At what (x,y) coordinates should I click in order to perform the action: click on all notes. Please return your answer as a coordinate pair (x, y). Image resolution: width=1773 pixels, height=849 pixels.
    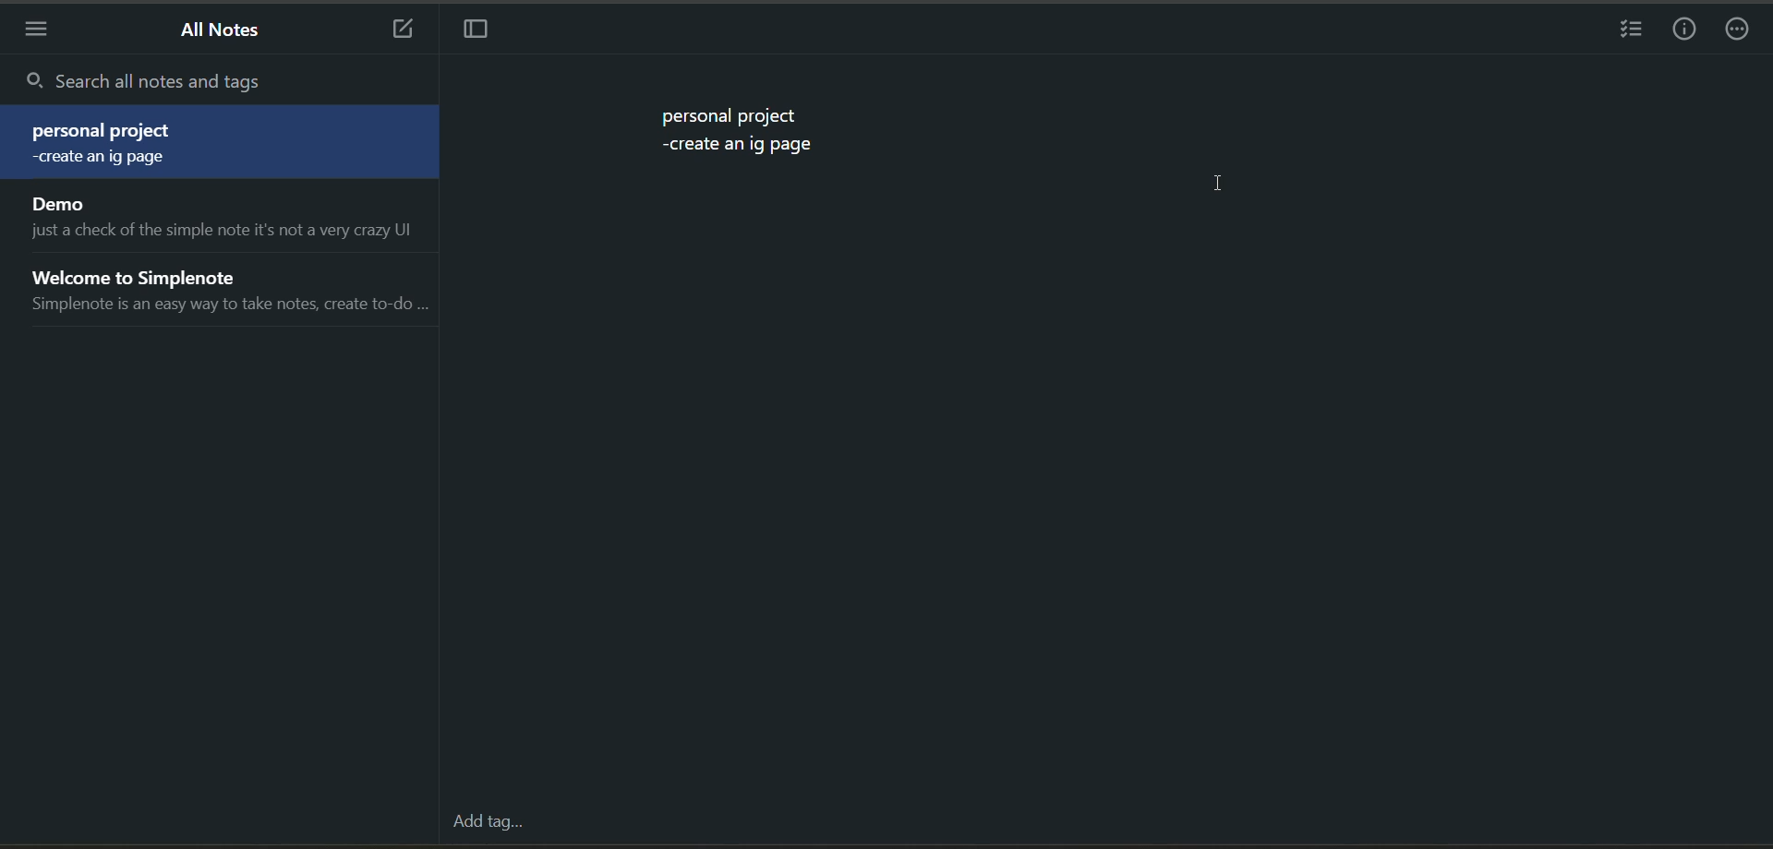
    Looking at the image, I should click on (227, 35).